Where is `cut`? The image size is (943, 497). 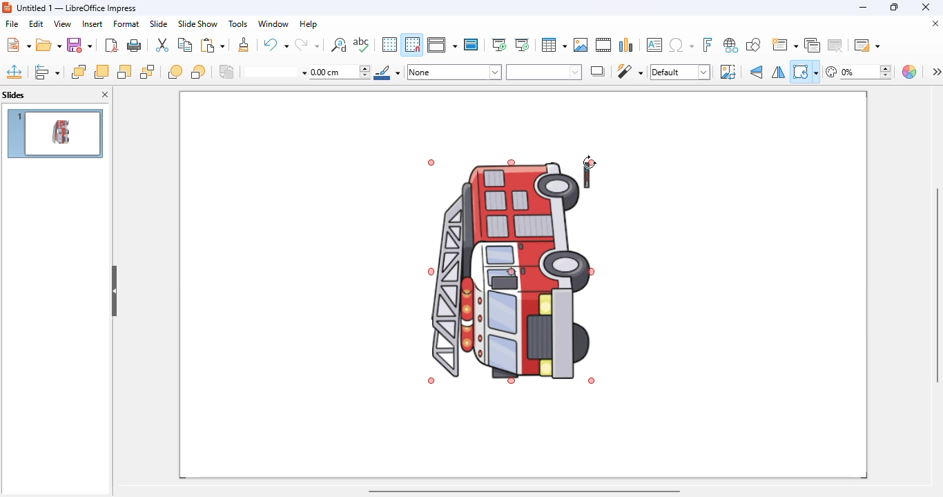
cut is located at coordinates (162, 45).